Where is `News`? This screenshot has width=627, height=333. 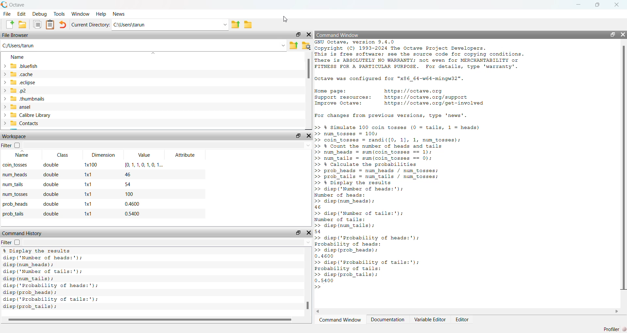 News is located at coordinates (120, 14).